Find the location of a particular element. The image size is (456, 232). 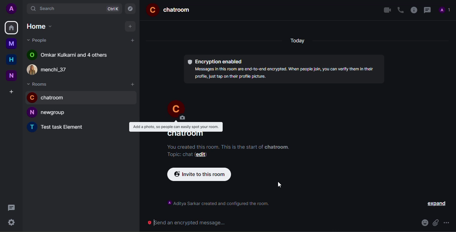

add is located at coordinates (130, 26).